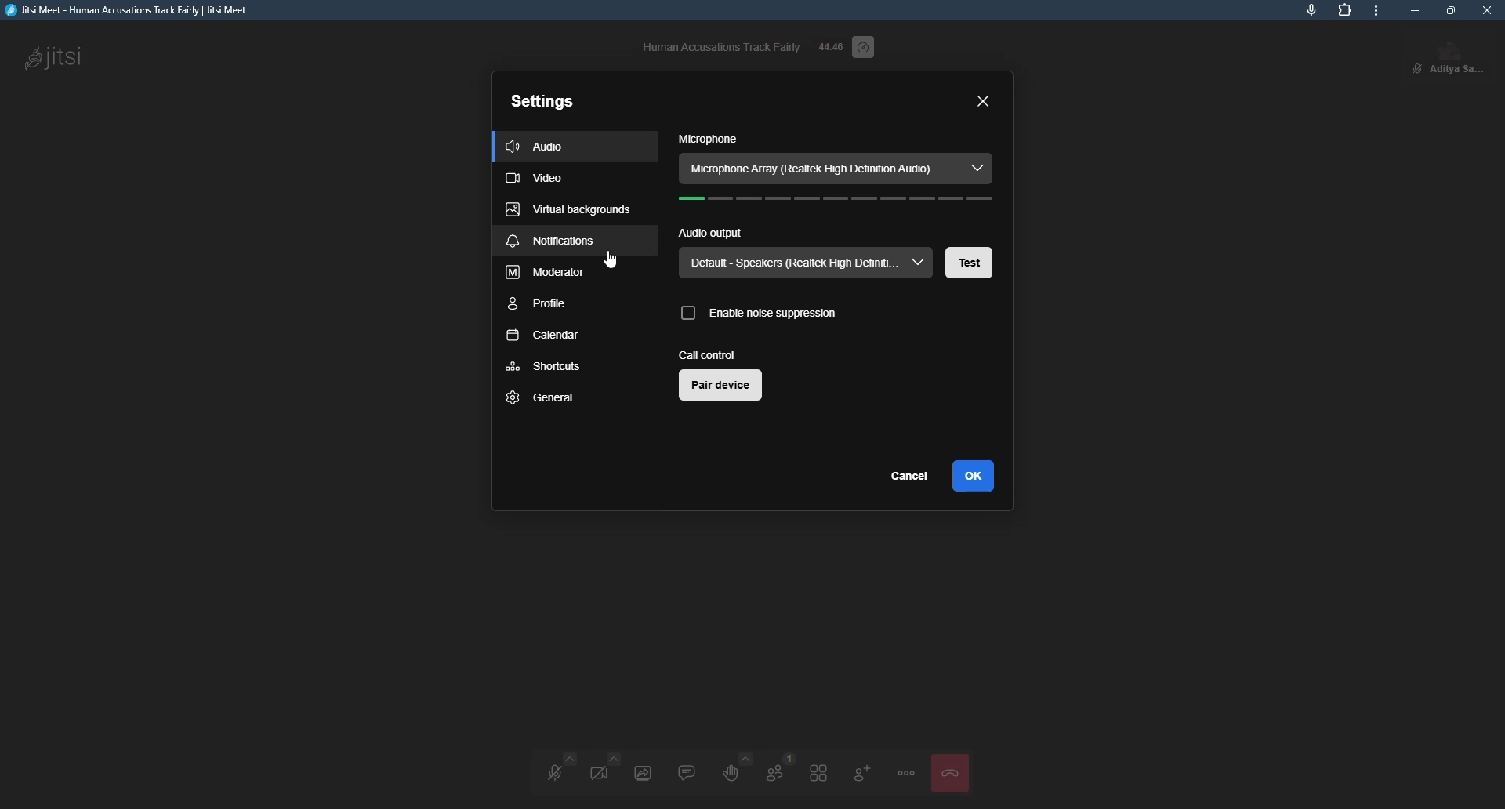  Describe the element at coordinates (1413, 68) in the screenshot. I see `unmute` at that location.